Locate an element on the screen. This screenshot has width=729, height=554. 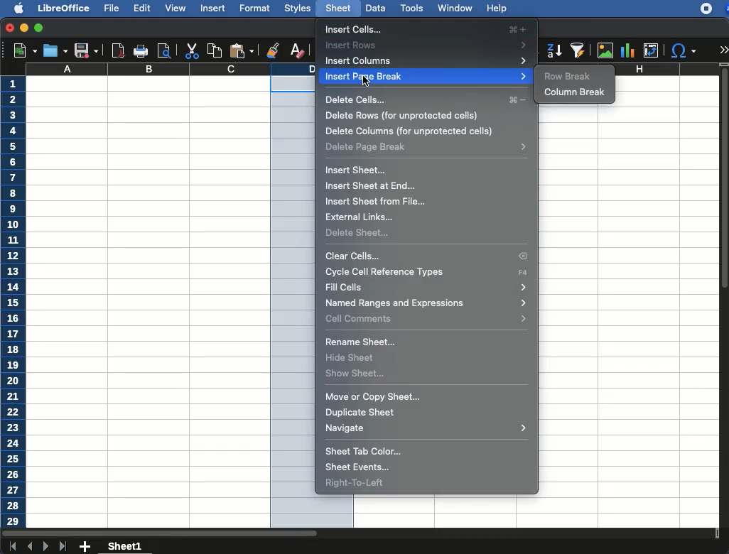
rename sheet is located at coordinates (361, 342).